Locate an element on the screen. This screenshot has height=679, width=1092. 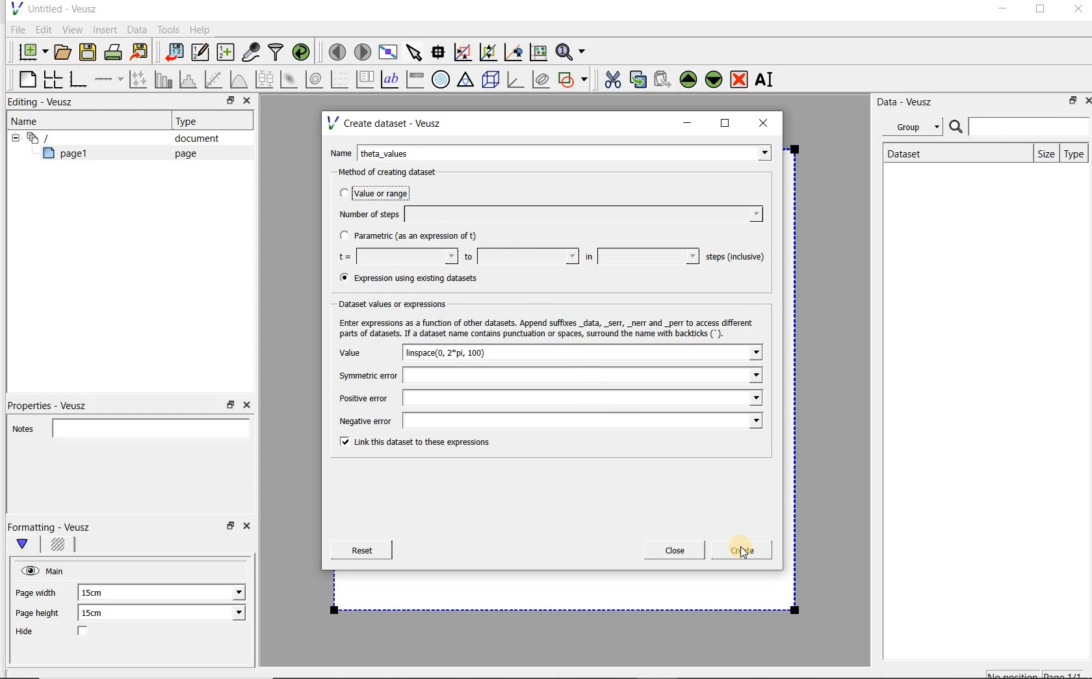
Move the selected widget down is located at coordinates (714, 79).